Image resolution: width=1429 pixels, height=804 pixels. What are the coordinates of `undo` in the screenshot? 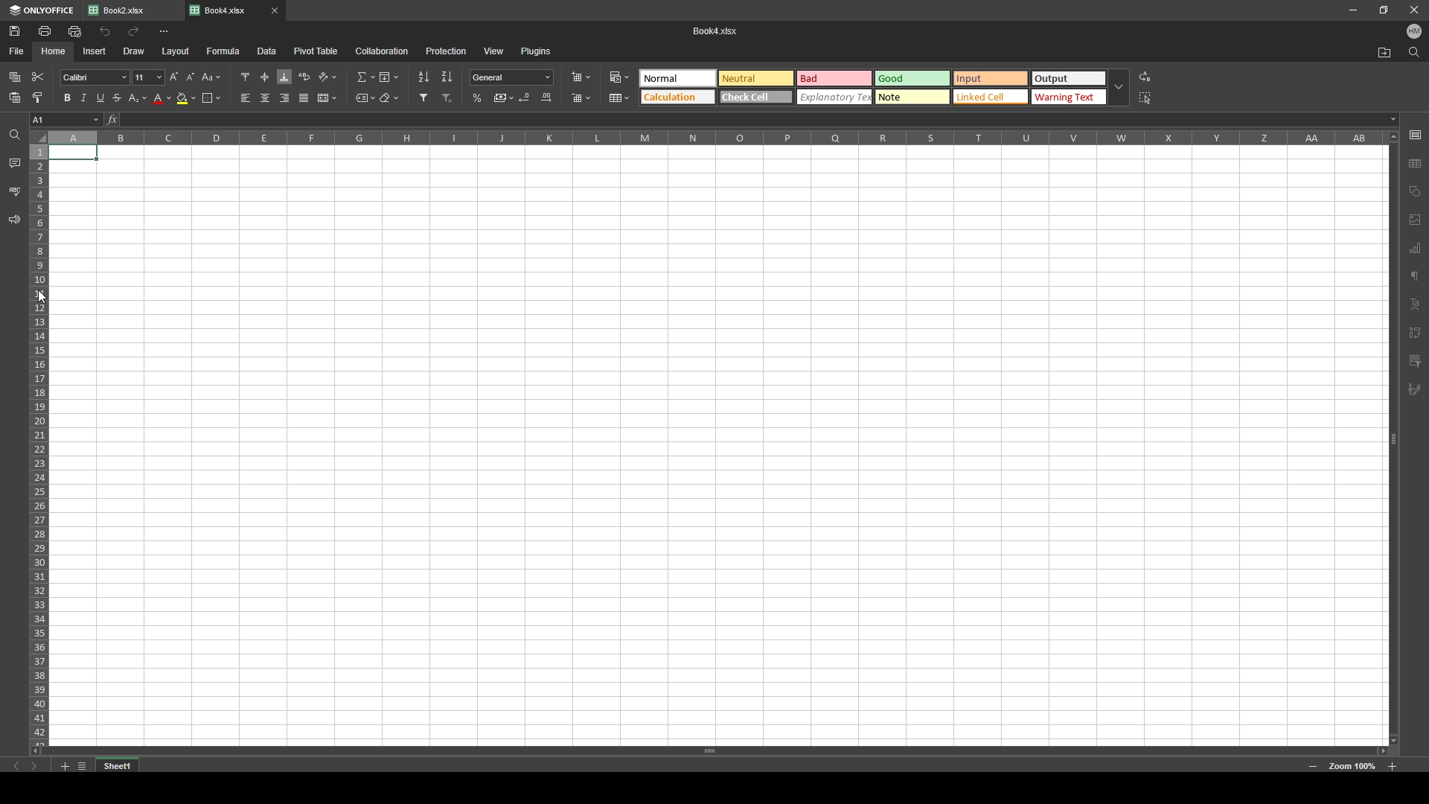 It's located at (104, 31).